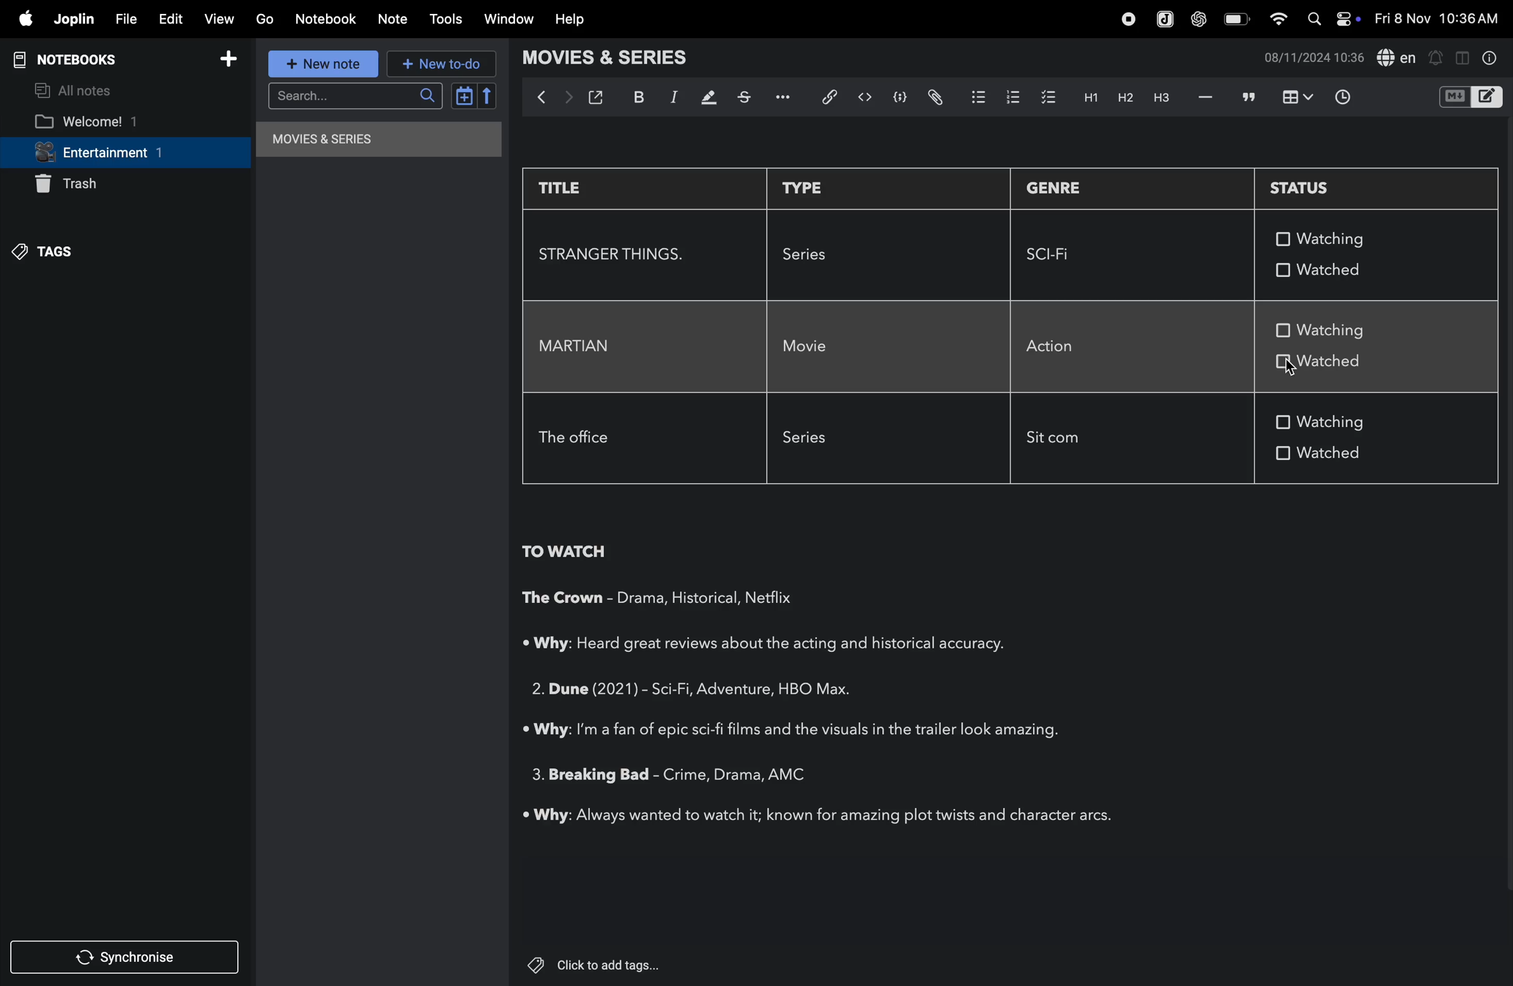 The image size is (1513, 986). I want to click on tools, so click(447, 19).